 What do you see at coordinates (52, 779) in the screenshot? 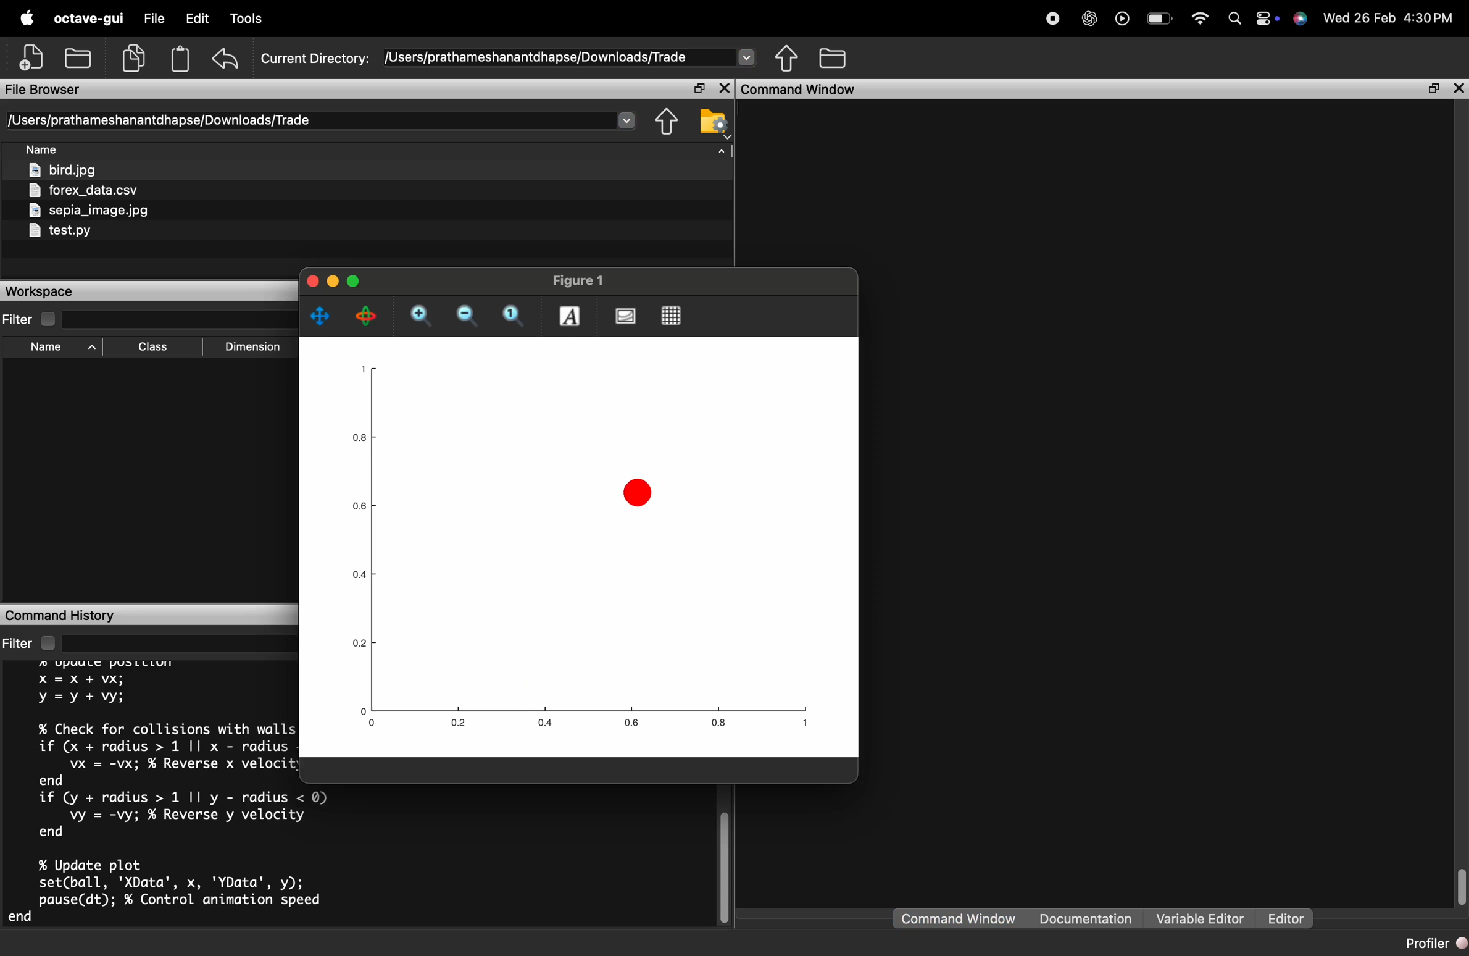
I see `end` at bounding box center [52, 779].